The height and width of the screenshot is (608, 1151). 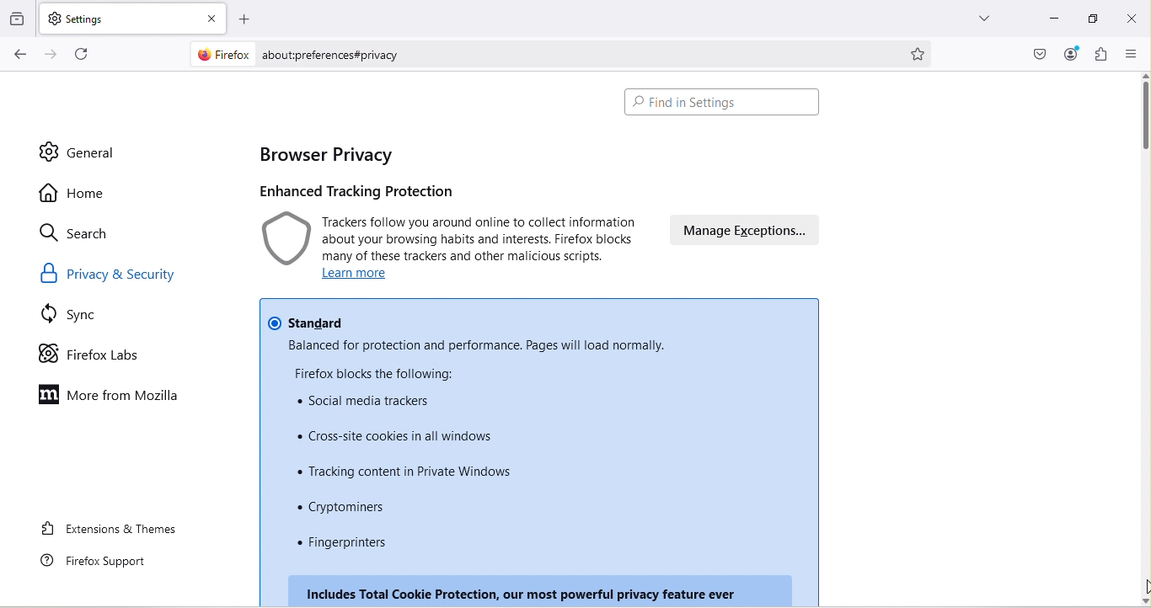 I want to click on List all tabs, so click(x=983, y=21).